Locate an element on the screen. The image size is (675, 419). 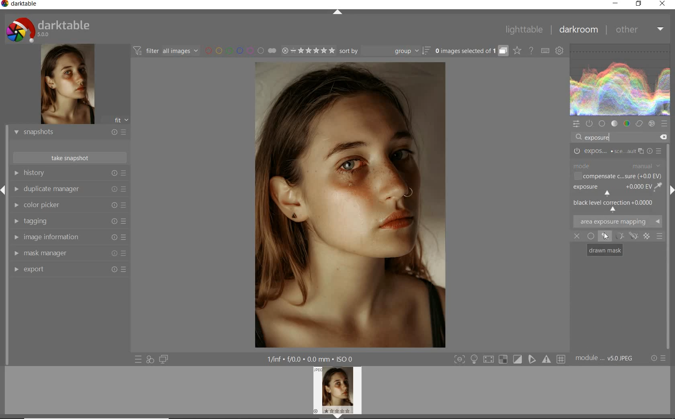
display a second darkroom image below is located at coordinates (162, 358).